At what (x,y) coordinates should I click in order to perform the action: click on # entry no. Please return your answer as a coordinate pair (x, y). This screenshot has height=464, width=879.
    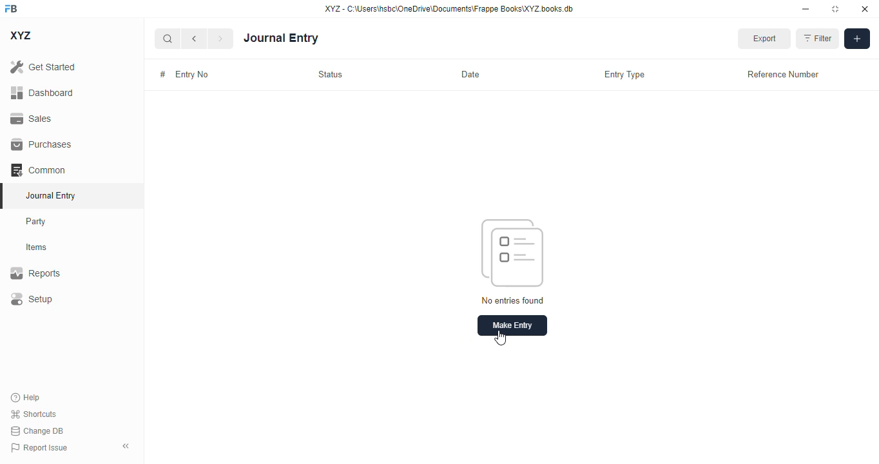
    Looking at the image, I should click on (185, 73).